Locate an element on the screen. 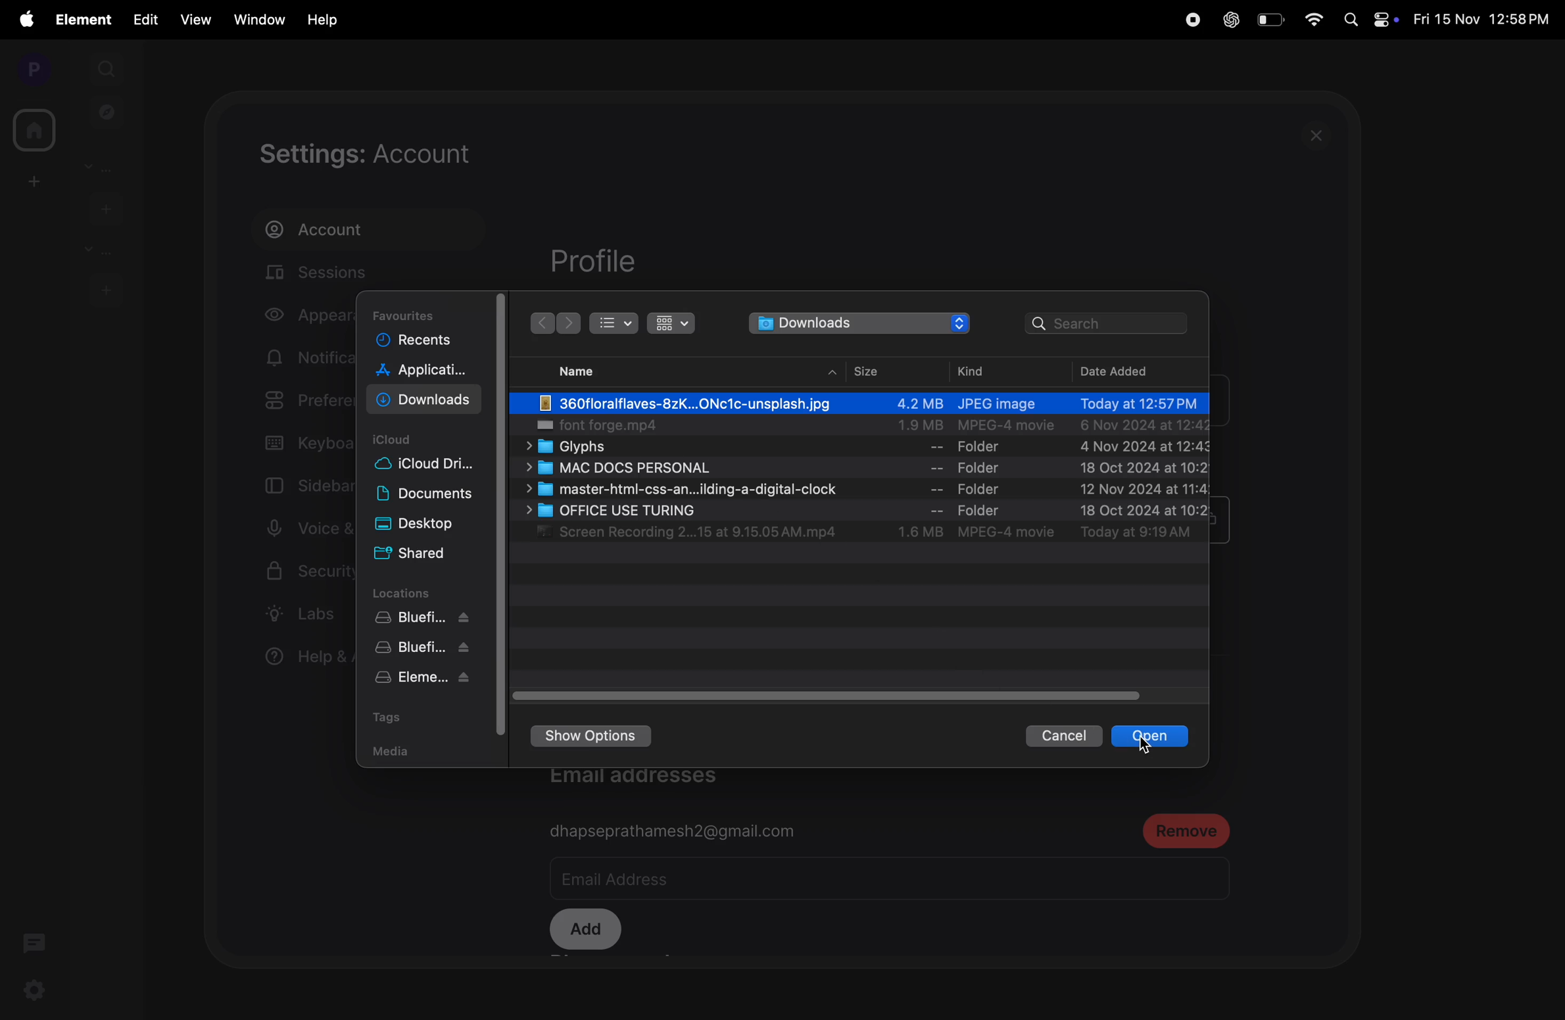 The image size is (1565, 1020). elemet apk is located at coordinates (427, 680).